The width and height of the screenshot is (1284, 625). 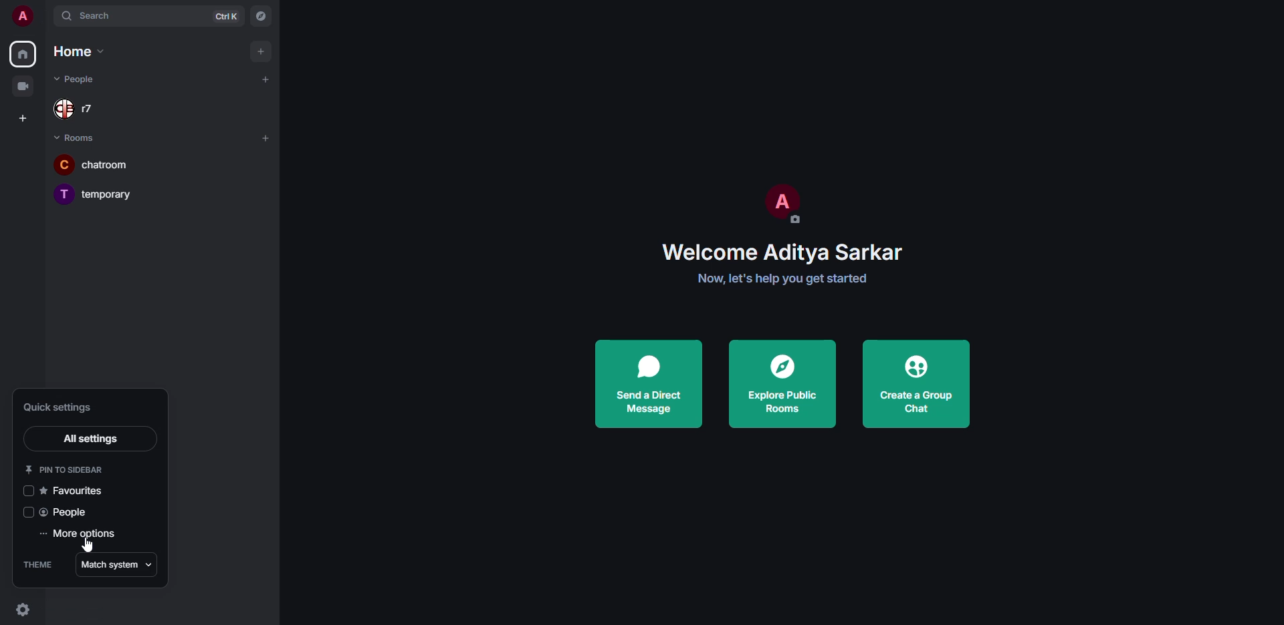 What do you see at coordinates (783, 278) in the screenshot?
I see `get started` at bounding box center [783, 278].